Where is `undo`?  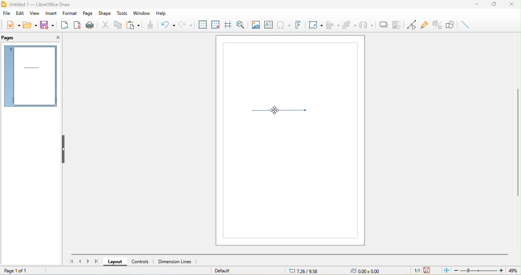
undo is located at coordinates (168, 26).